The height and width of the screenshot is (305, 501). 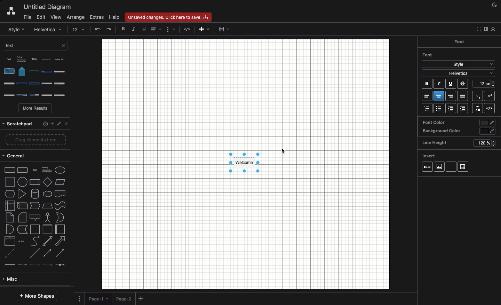 What do you see at coordinates (426, 109) in the screenshot?
I see `Number` at bounding box center [426, 109].